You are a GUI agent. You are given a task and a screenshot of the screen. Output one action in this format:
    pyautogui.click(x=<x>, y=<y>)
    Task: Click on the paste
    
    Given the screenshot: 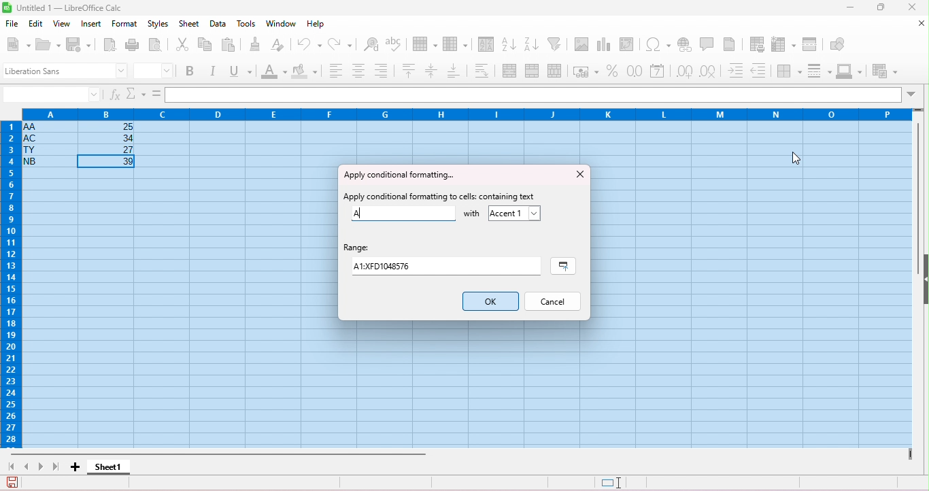 What is the action you would take?
    pyautogui.click(x=229, y=44)
    